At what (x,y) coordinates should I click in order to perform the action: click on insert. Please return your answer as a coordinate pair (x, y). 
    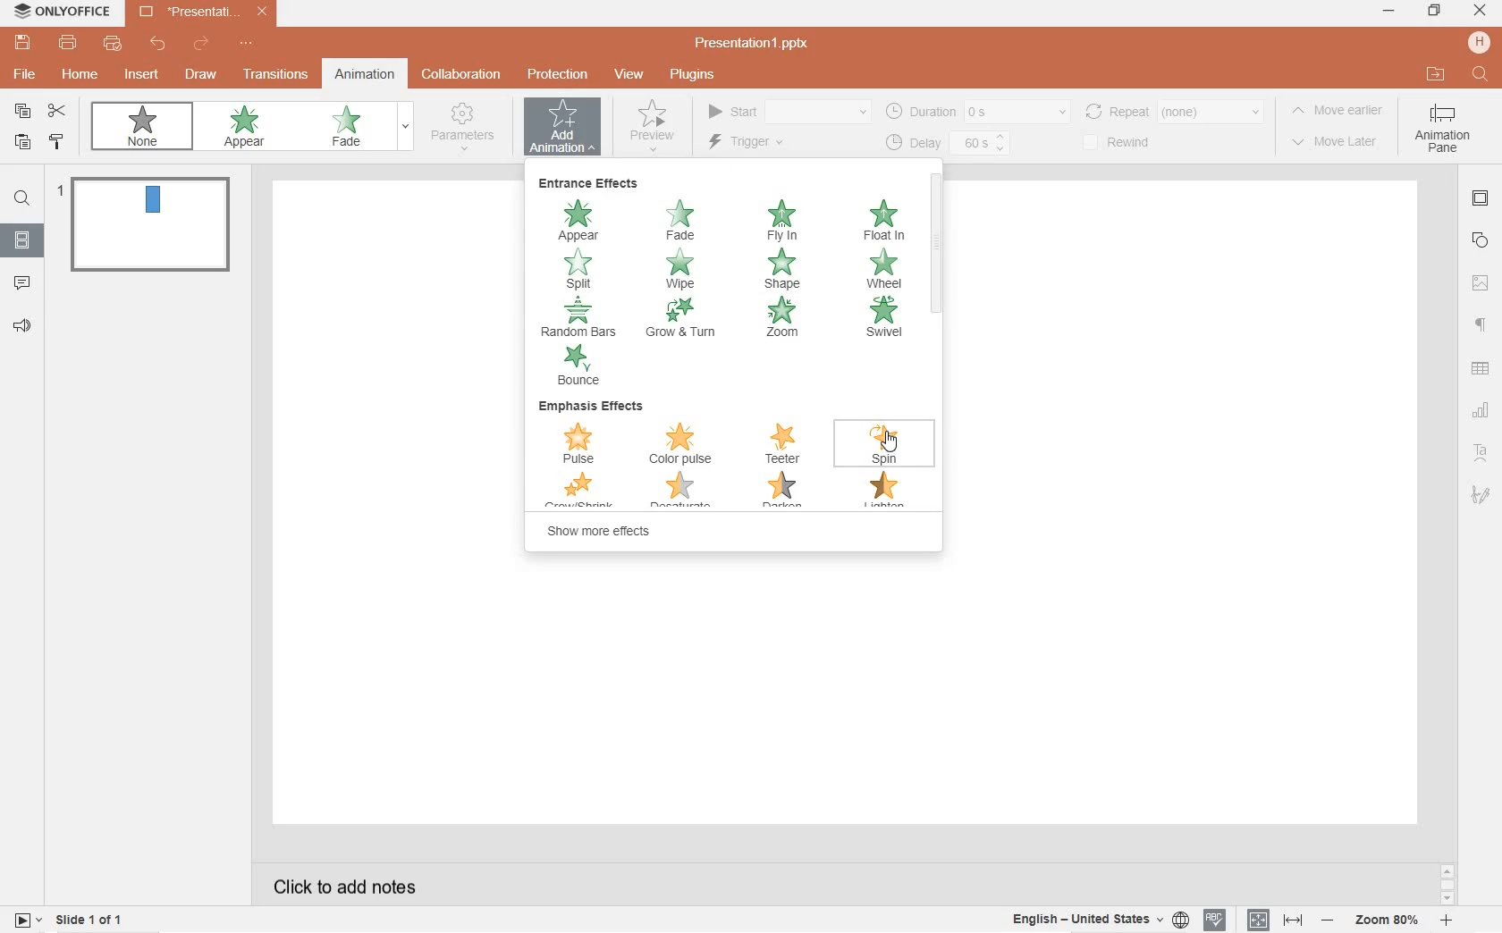
    Looking at the image, I should click on (145, 80).